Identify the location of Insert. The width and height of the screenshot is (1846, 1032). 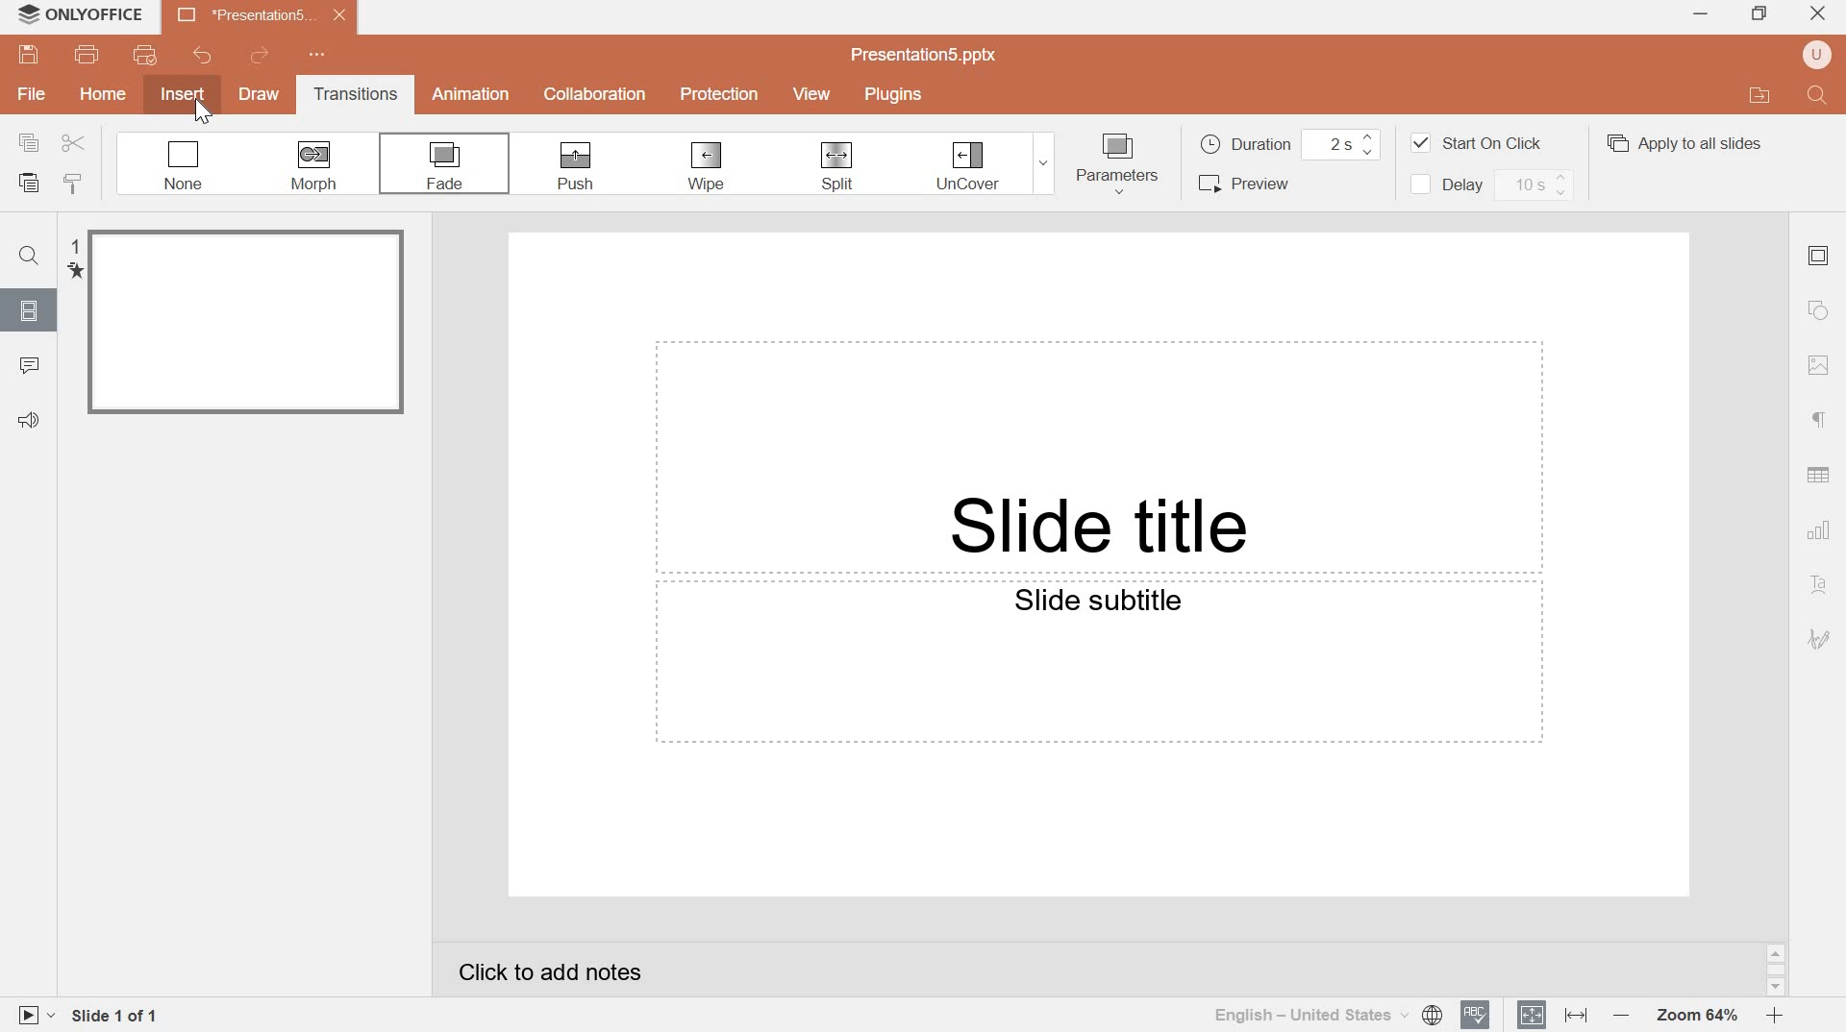
(183, 93).